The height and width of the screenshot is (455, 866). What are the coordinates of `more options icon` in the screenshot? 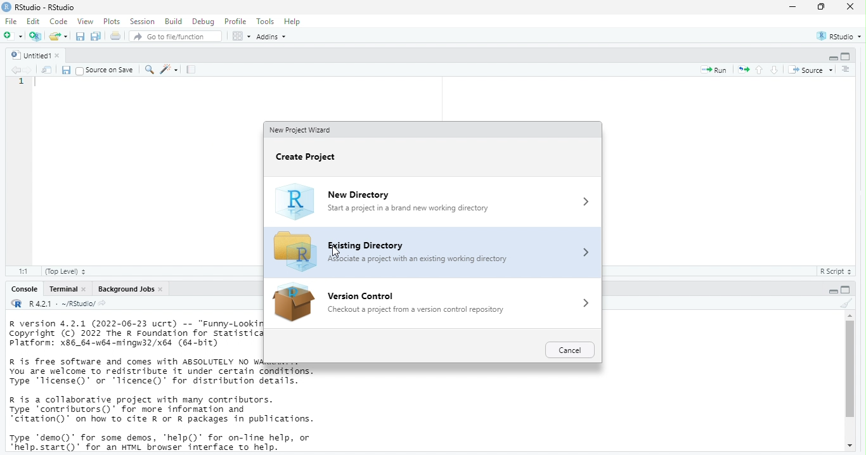 It's located at (577, 254).